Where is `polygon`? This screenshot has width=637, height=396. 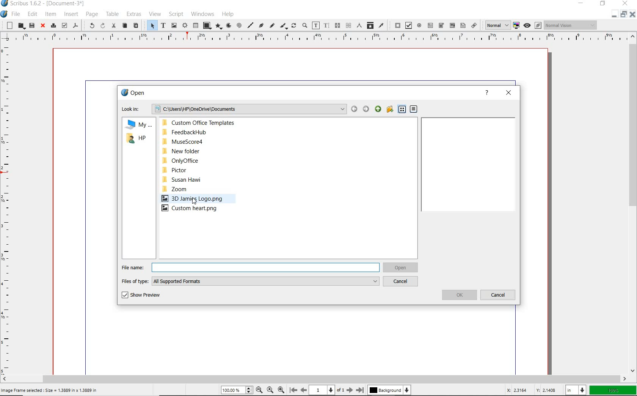 polygon is located at coordinates (219, 26).